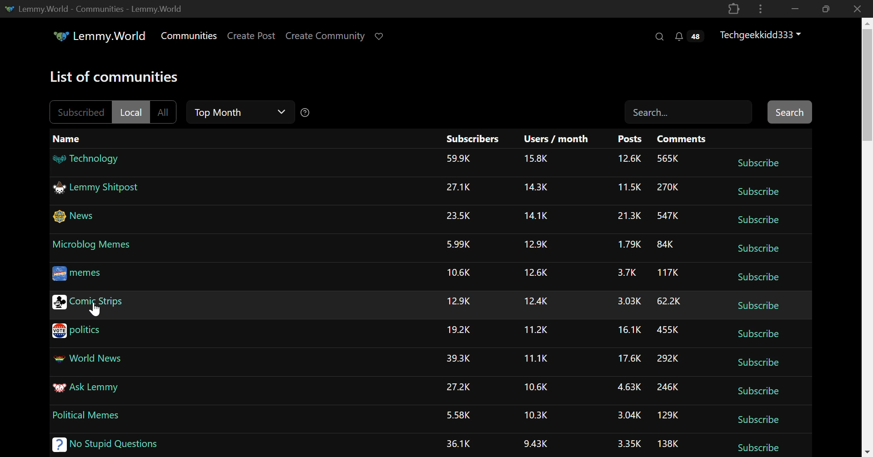 This screenshot has width=873, height=457. Describe the element at coordinates (669, 273) in the screenshot. I see `117K` at that location.